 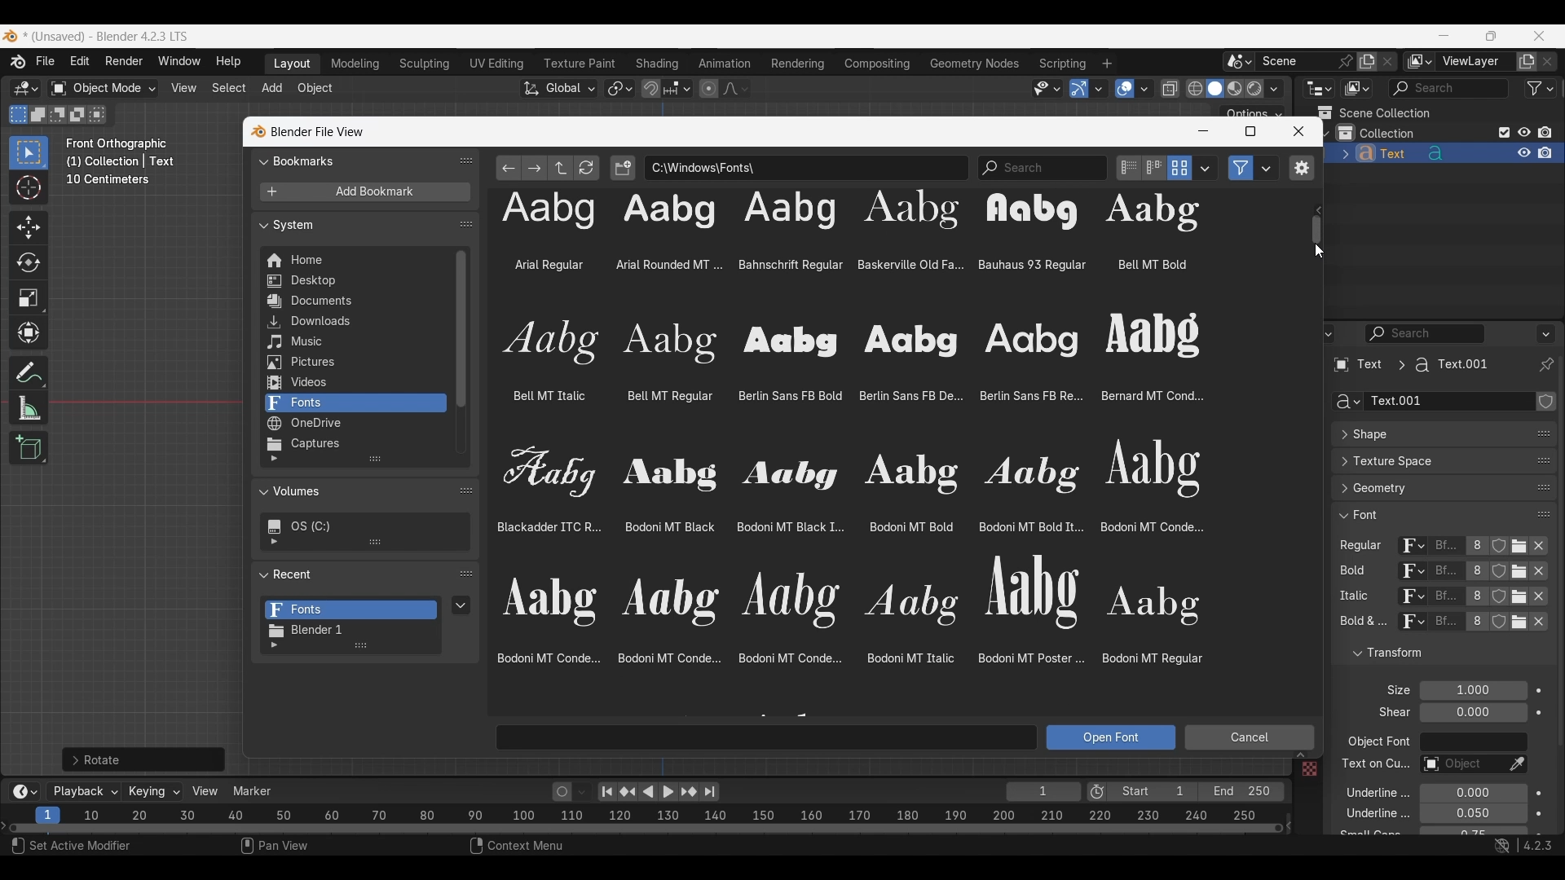 What do you see at coordinates (29, 152) in the screenshot?
I see `Select box` at bounding box center [29, 152].